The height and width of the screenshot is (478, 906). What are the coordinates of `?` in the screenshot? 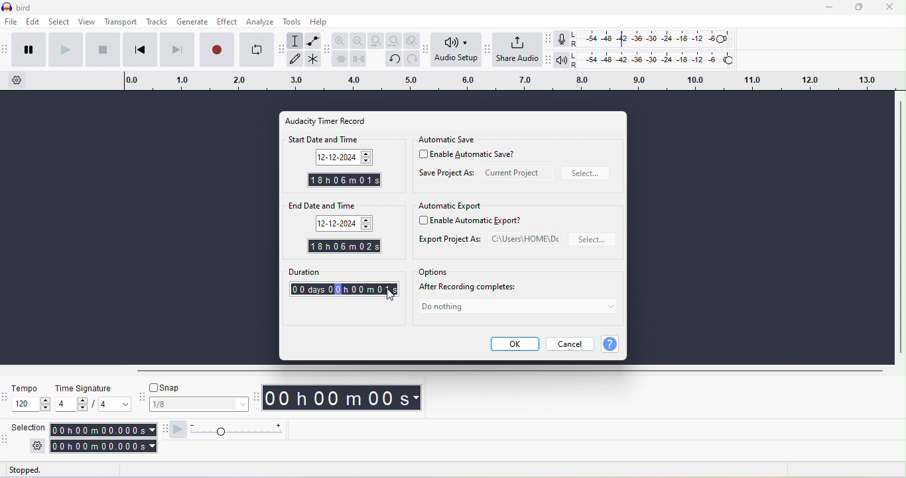 It's located at (615, 344).